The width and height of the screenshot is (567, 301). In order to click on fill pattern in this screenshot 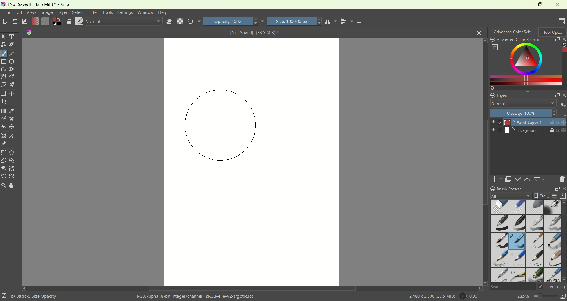, I will do `click(45, 22)`.